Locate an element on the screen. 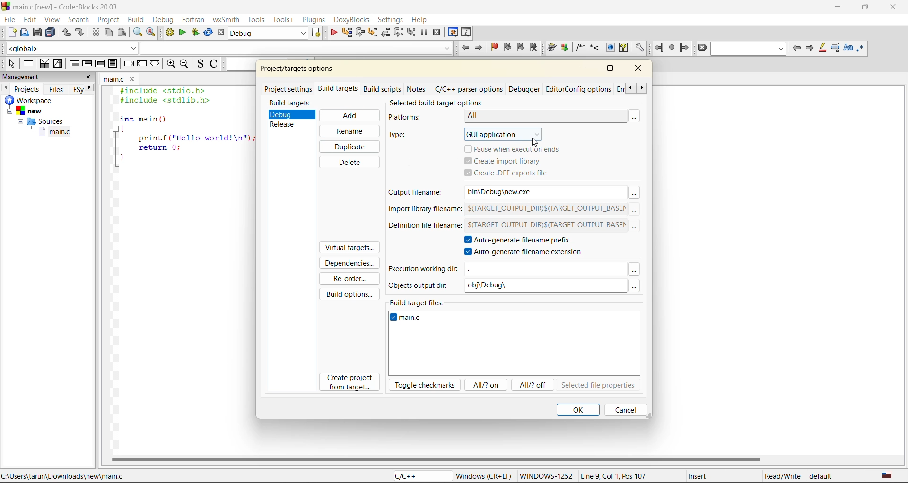 This screenshot has height=483, width=908. release is located at coordinates (286, 124).